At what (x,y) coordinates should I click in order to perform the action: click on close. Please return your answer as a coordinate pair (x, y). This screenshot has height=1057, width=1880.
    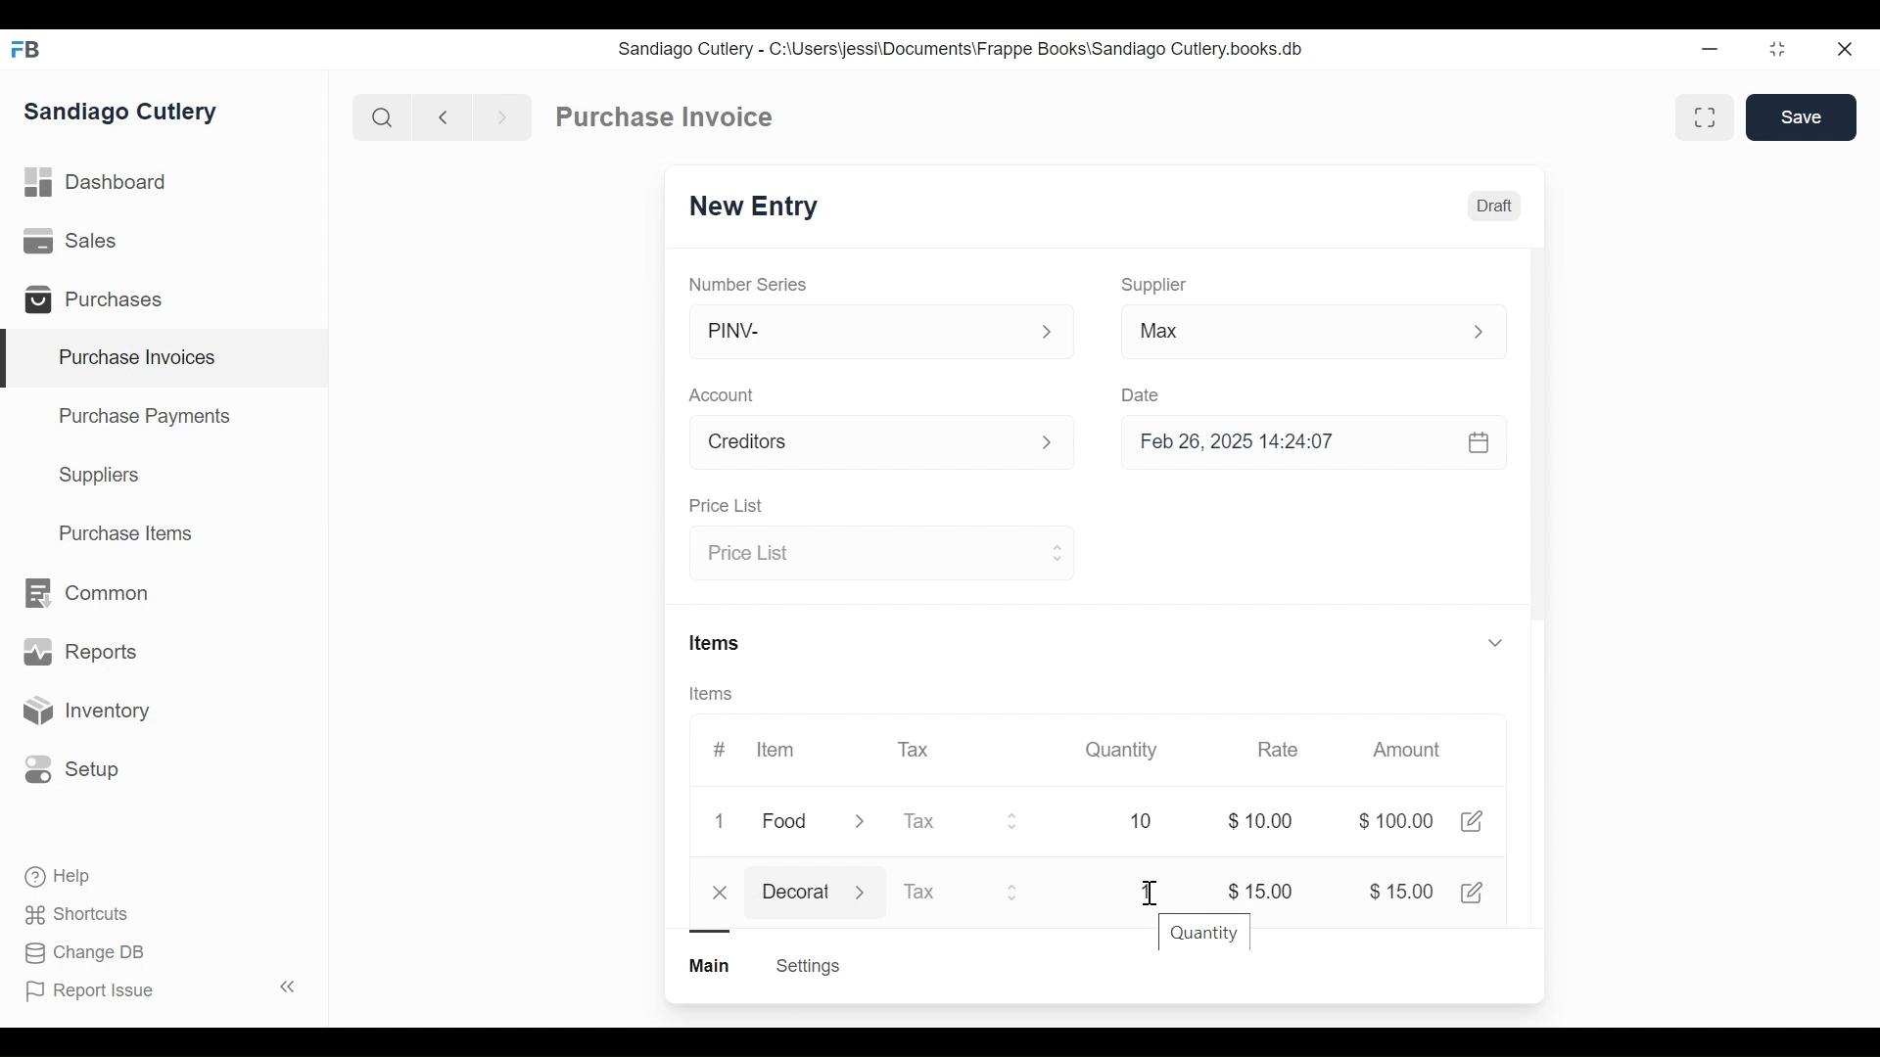
    Looking at the image, I should click on (1843, 50).